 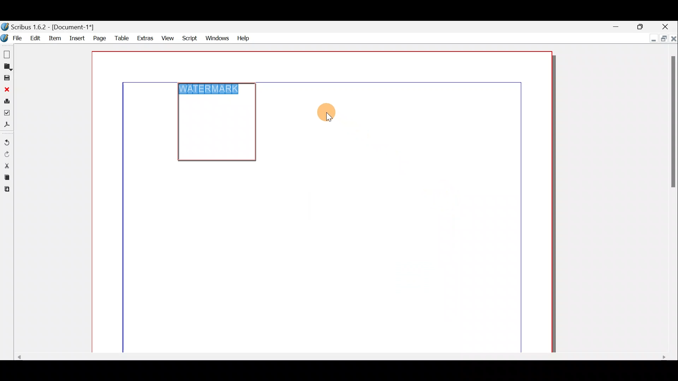 I want to click on Edit, so click(x=36, y=38).